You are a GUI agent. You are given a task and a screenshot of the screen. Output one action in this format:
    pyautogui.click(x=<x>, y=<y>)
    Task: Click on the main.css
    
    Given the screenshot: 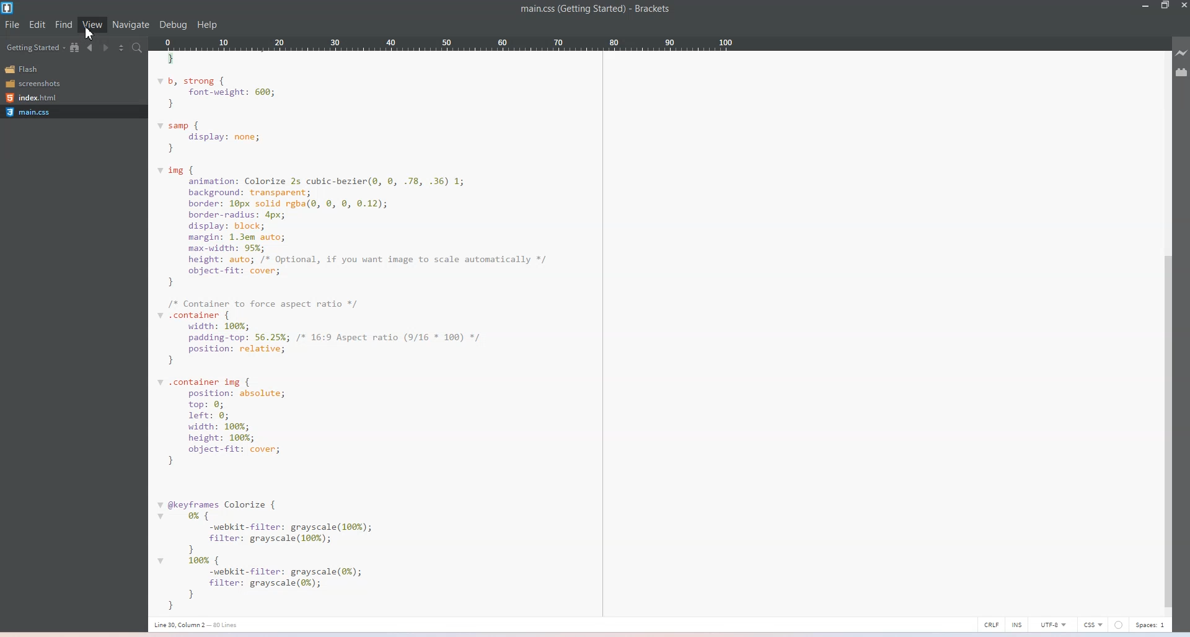 What is the action you would take?
    pyautogui.click(x=73, y=112)
    